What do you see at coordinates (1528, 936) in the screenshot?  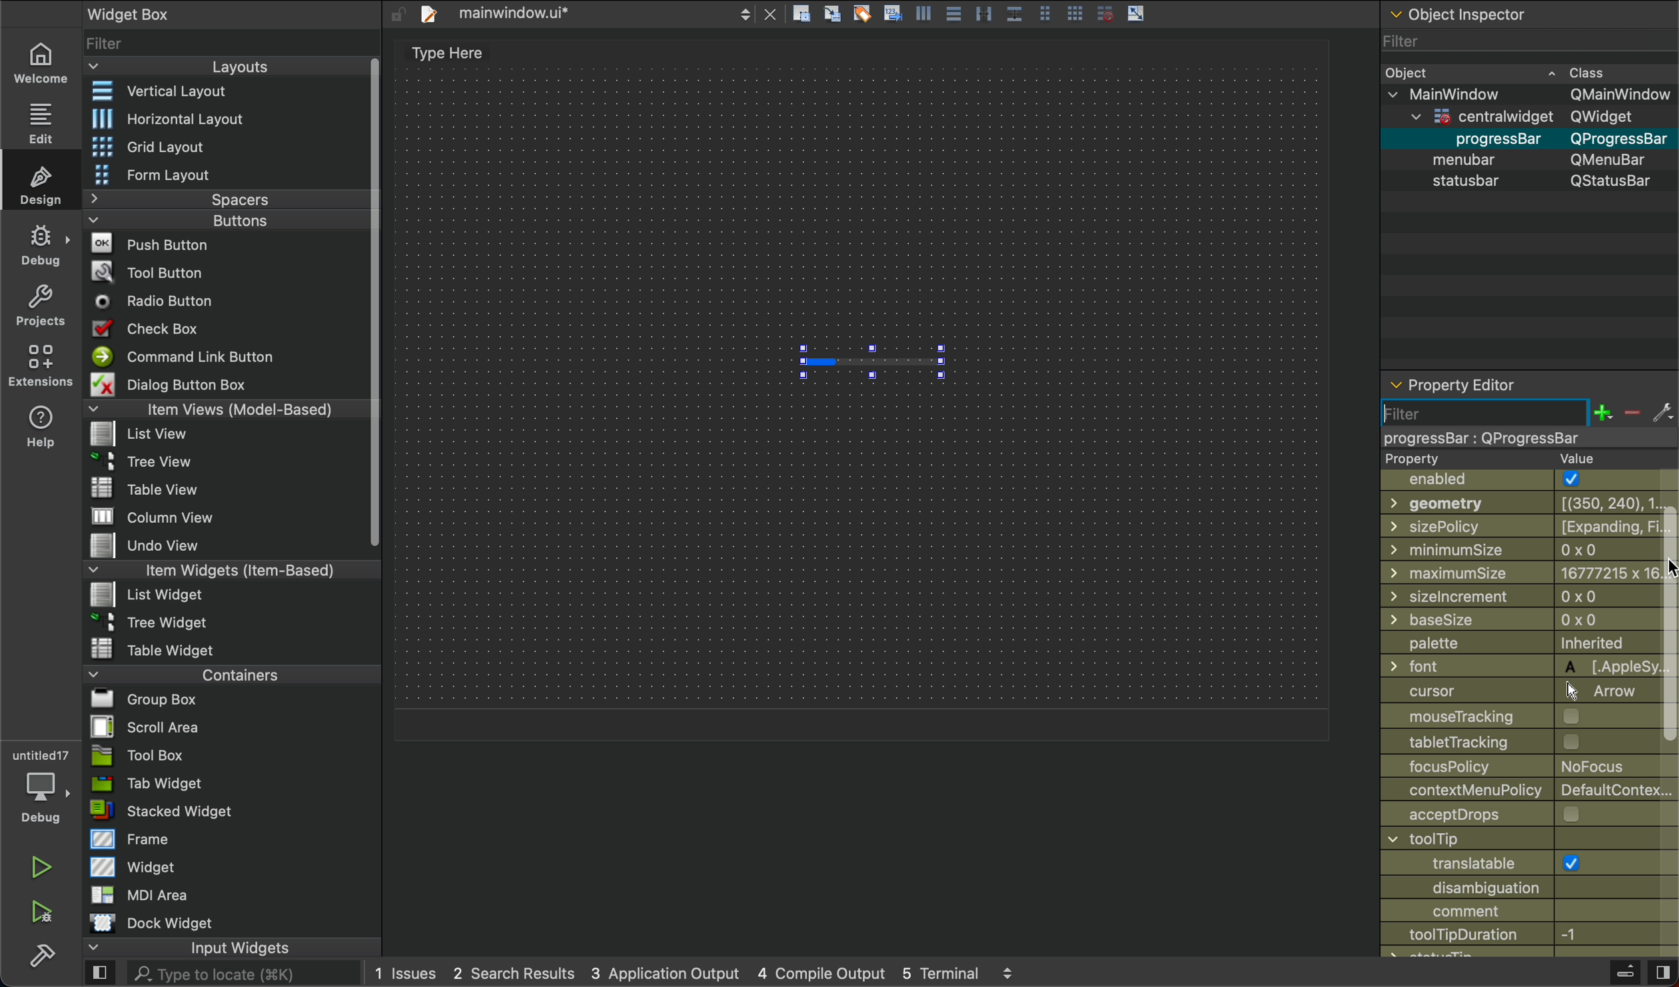 I see `tooldipDuratin` at bounding box center [1528, 936].